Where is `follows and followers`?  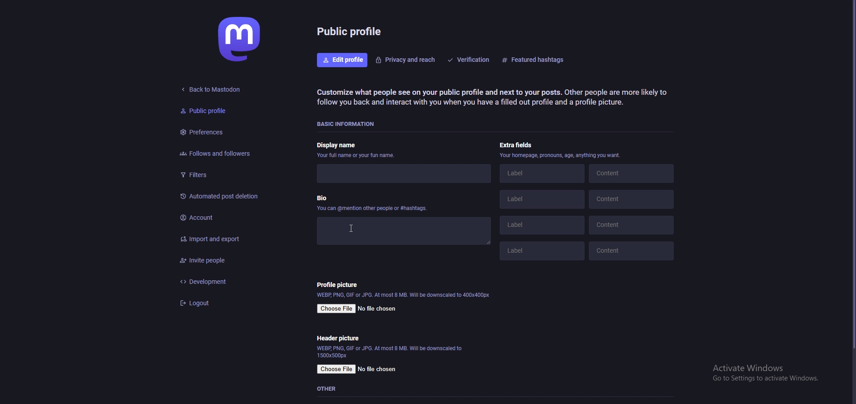 follows and followers is located at coordinates (225, 152).